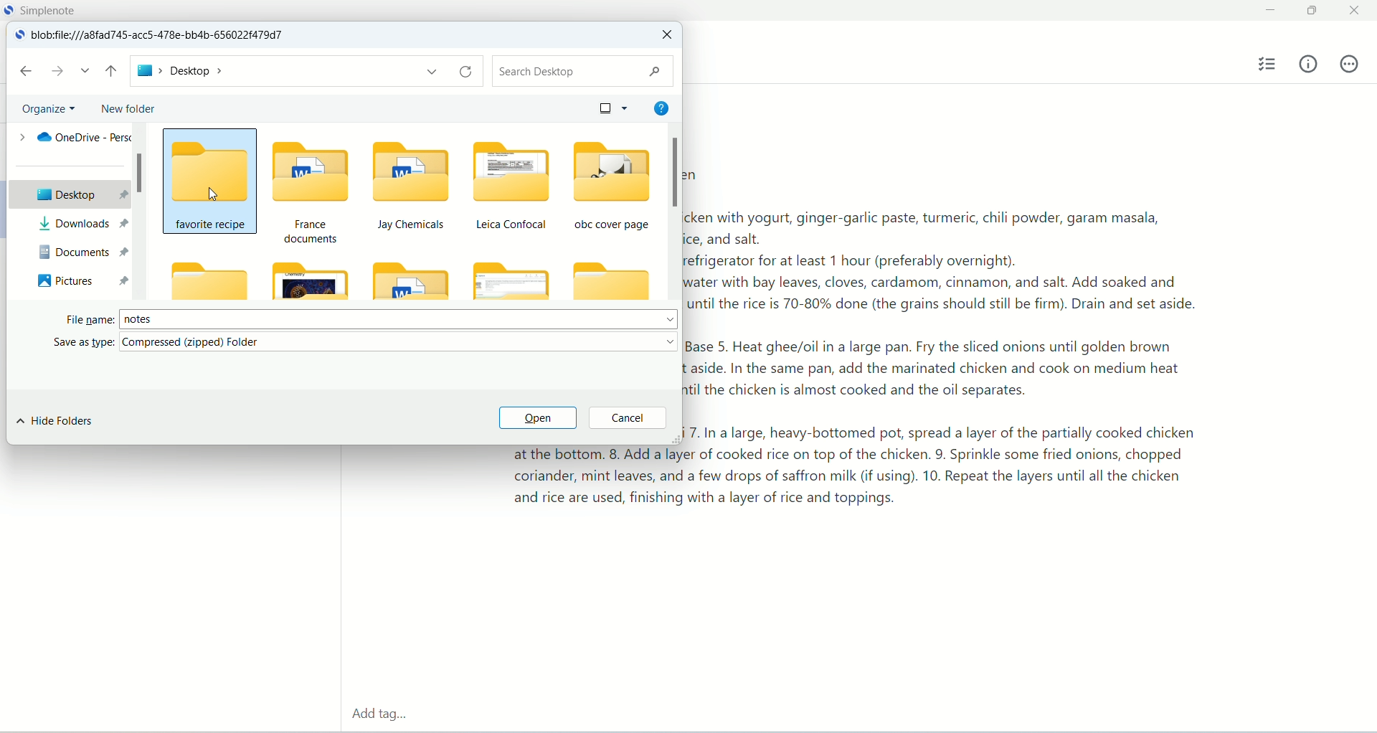 This screenshot has width=1377, height=733. What do you see at coordinates (85, 71) in the screenshot?
I see `recent location` at bounding box center [85, 71].